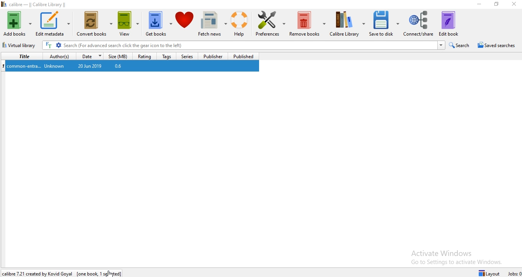 This screenshot has height=277, width=522. I want to click on Connect/share, so click(419, 23).